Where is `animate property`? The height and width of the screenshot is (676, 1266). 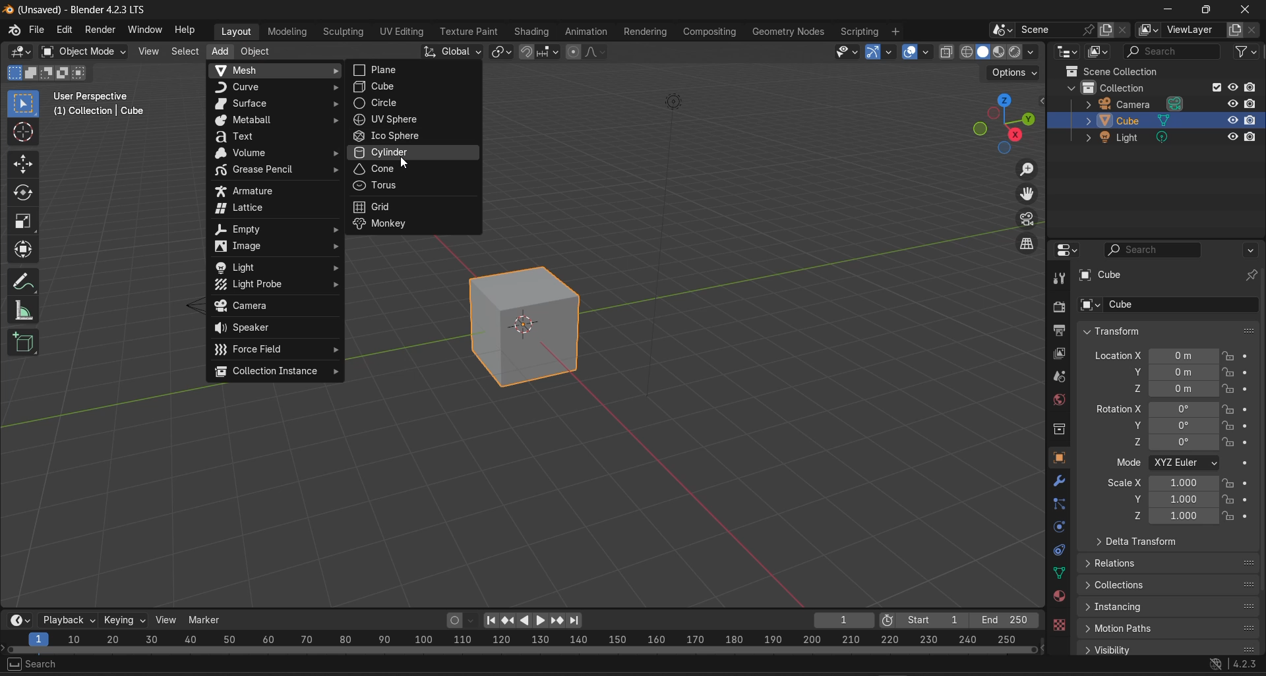
animate property is located at coordinates (1249, 442).